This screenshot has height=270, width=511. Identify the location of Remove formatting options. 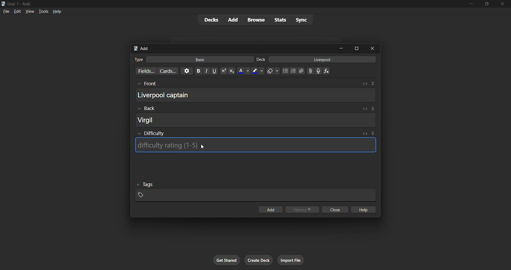
(273, 71).